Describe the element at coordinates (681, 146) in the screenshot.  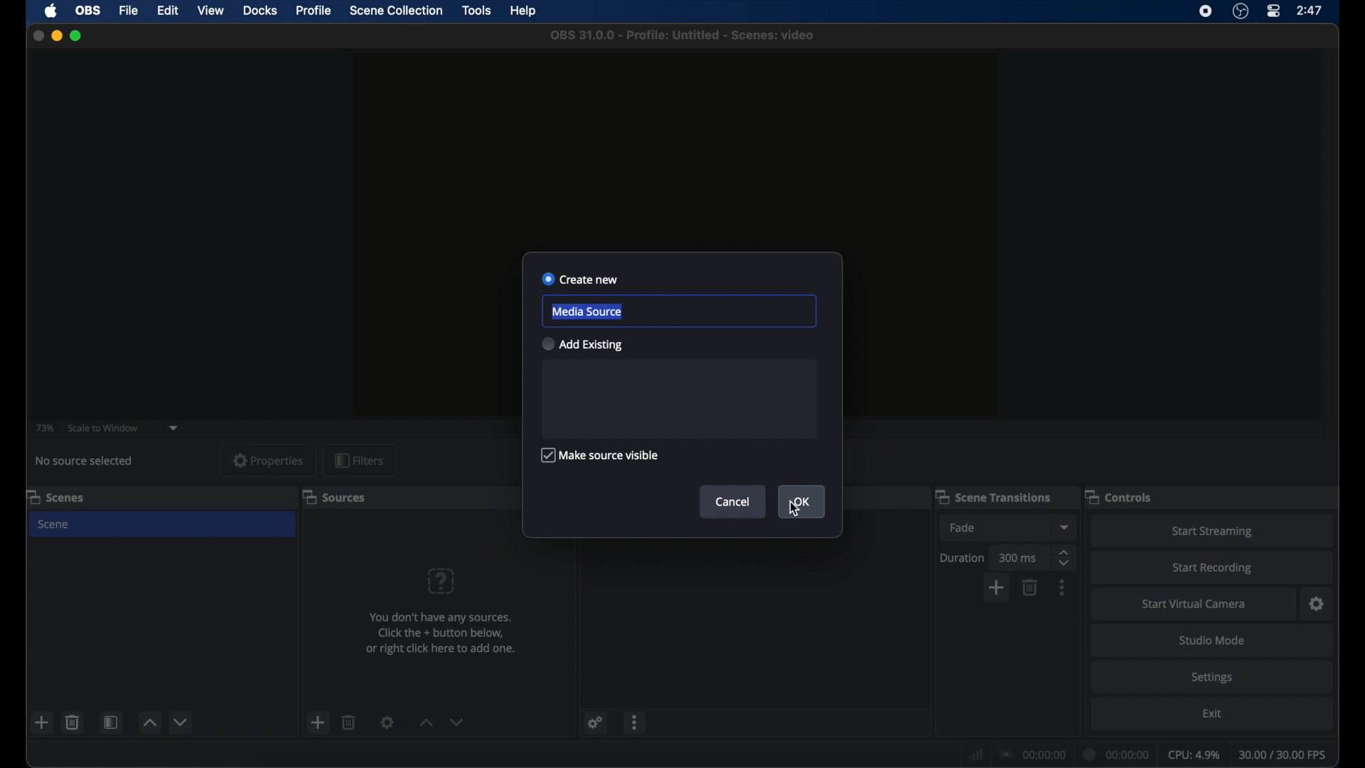
I see `preview` at that location.